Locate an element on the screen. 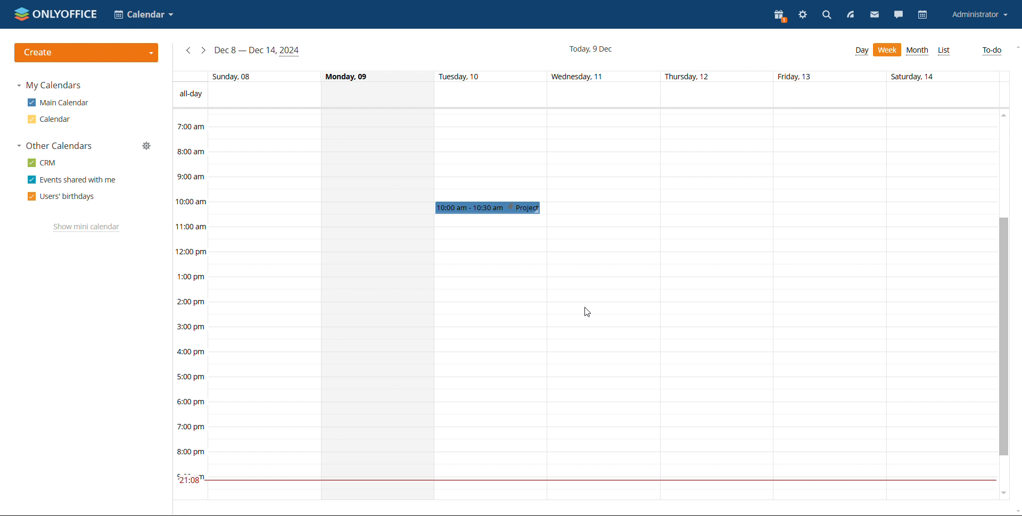  search is located at coordinates (826, 16).